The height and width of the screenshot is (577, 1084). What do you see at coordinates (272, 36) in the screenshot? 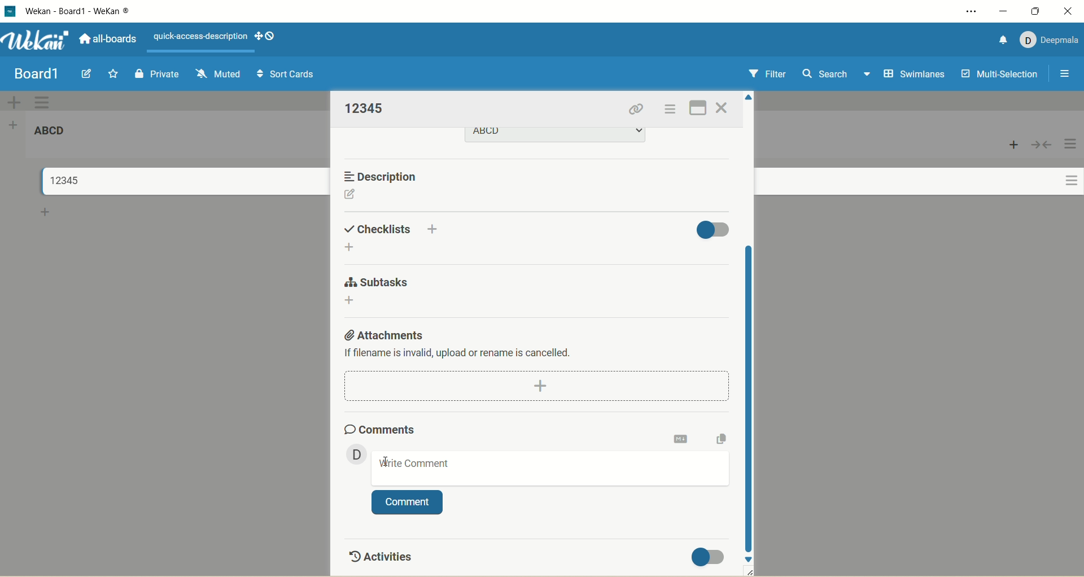
I see `show-desktop-drag-handles` at bounding box center [272, 36].